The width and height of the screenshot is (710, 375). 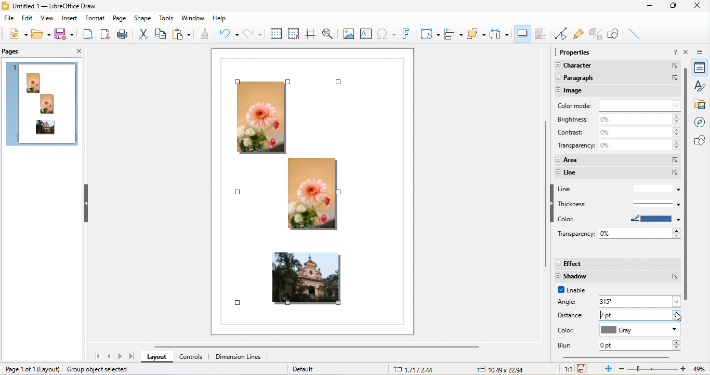 What do you see at coordinates (686, 184) in the screenshot?
I see `vertical scroll bar` at bounding box center [686, 184].